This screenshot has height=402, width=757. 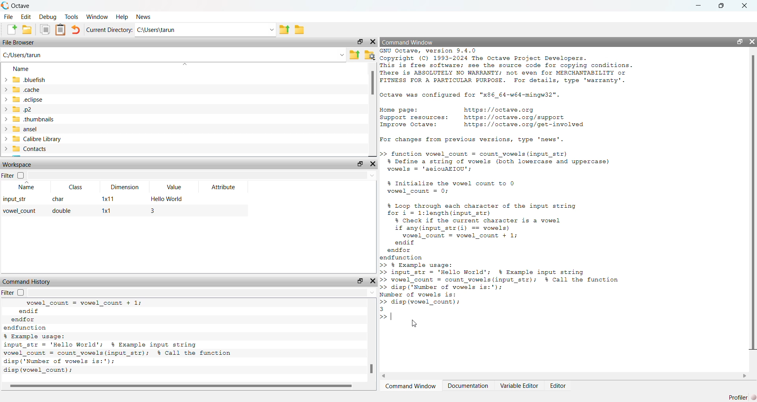 I want to click on input_str, so click(x=16, y=199).